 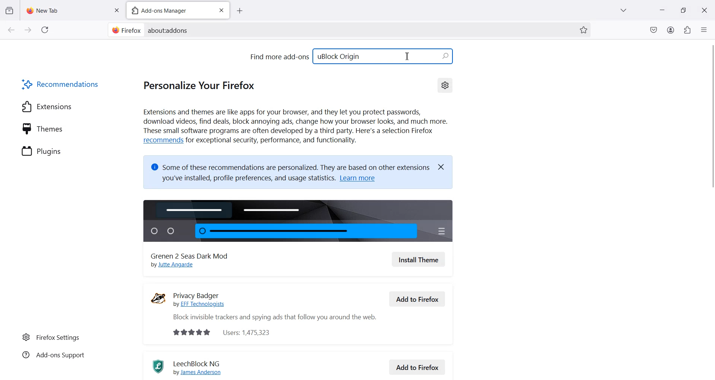 I want to click on Block invisible trackers and spying ads that follow you around the web., so click(x=270, y=317).